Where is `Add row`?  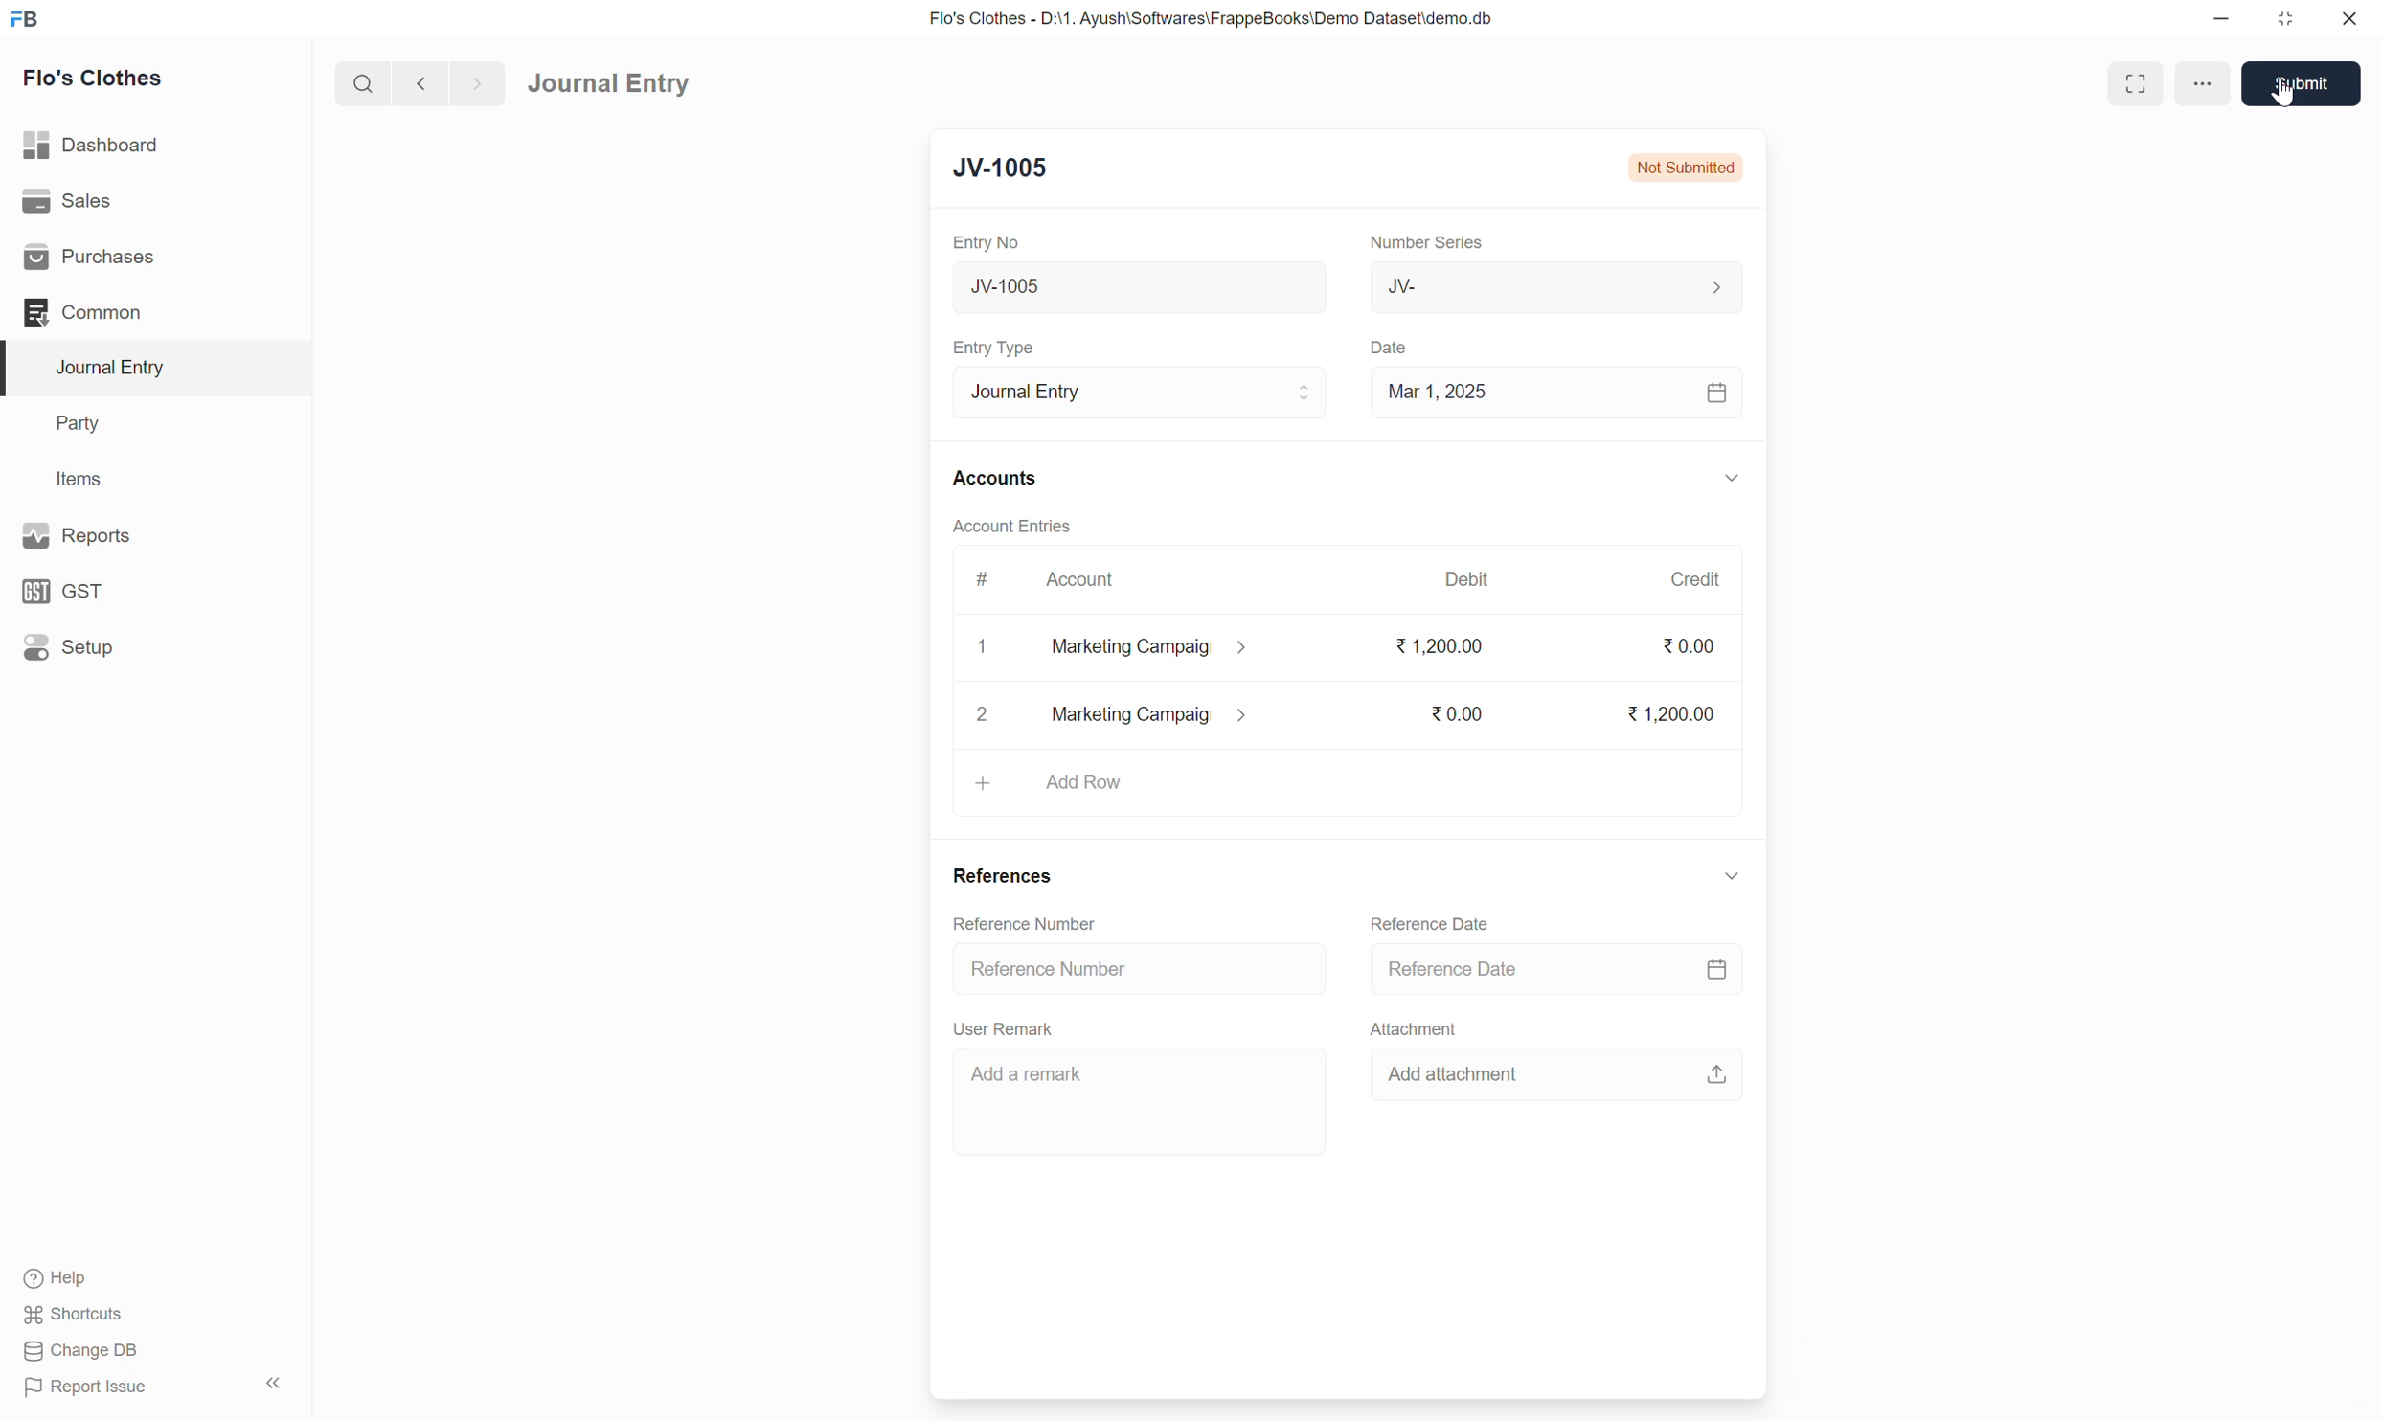 Add row is located at coordinates (1082, 782).